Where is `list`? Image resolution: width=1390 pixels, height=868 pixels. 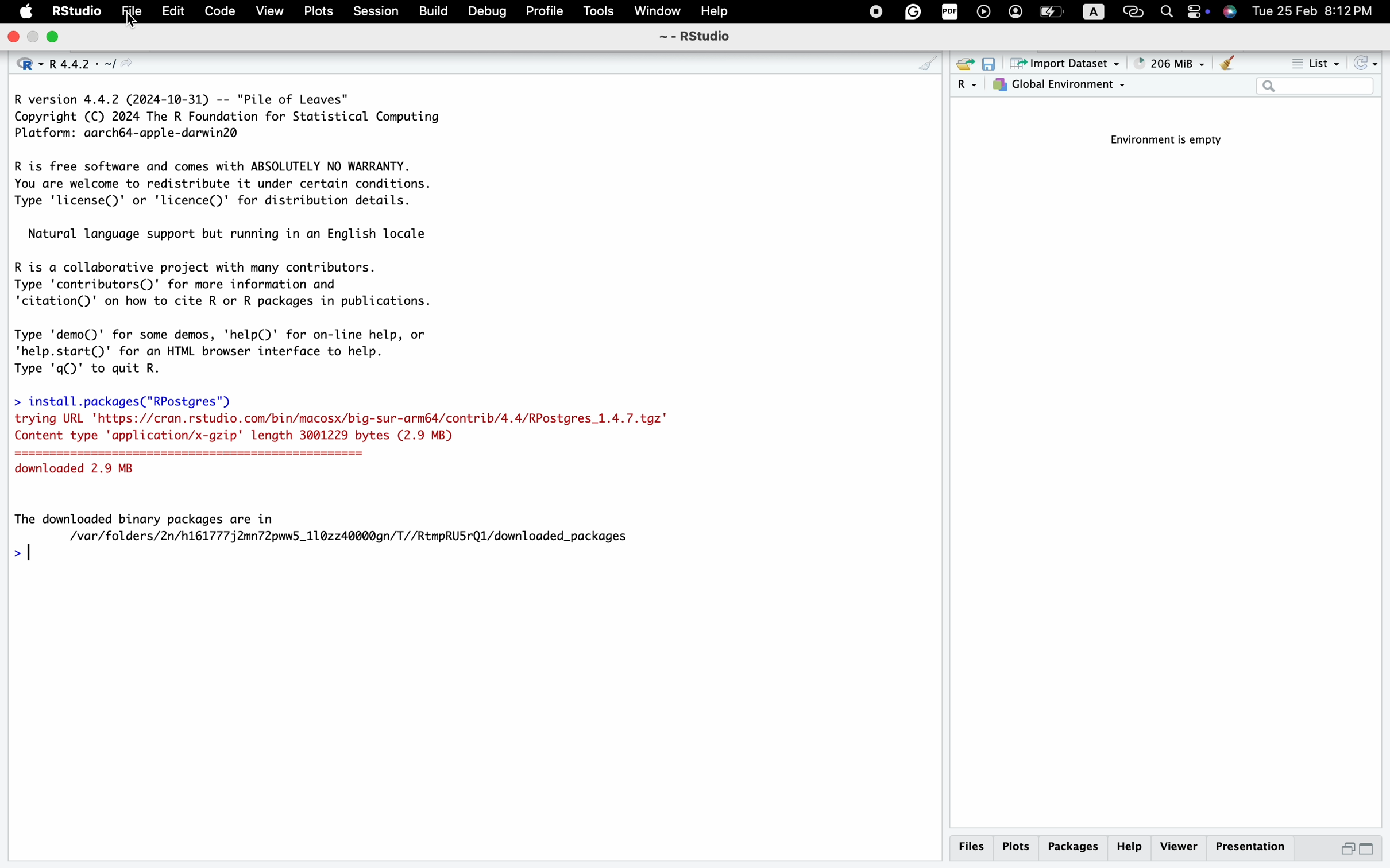 list is located at coordinates (1314, 65).